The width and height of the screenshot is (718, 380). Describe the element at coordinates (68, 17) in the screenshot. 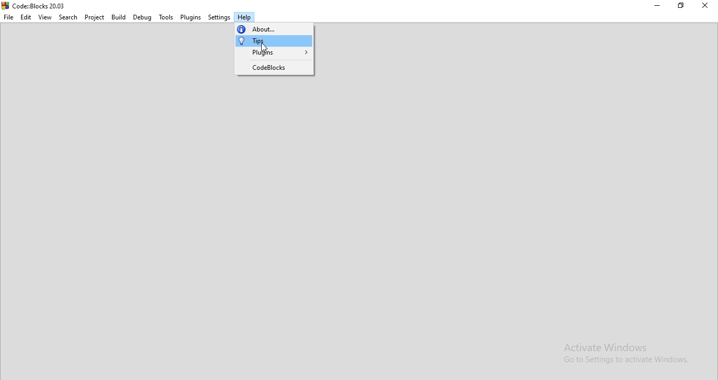

I see `Search ` at that location.